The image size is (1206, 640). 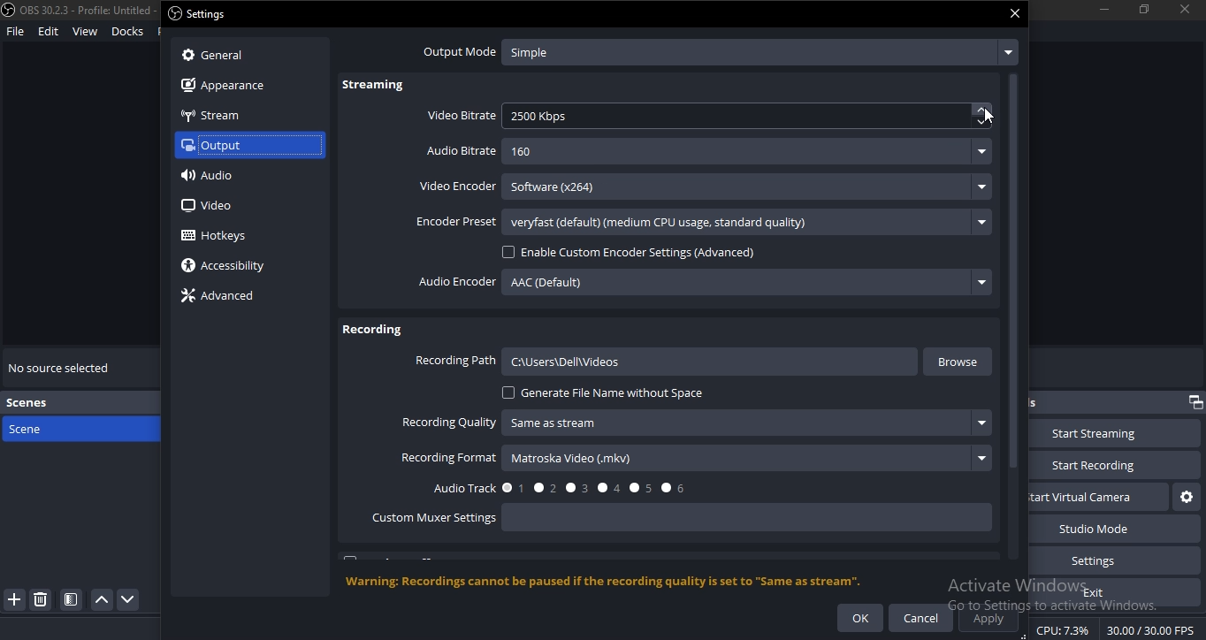 I want to click on restore, so click(x=1194, y=402).